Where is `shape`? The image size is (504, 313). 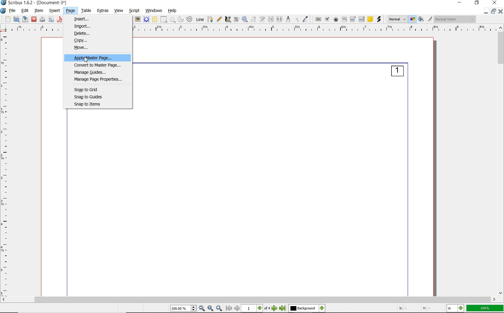
shape is located at coordinates (164, 19).